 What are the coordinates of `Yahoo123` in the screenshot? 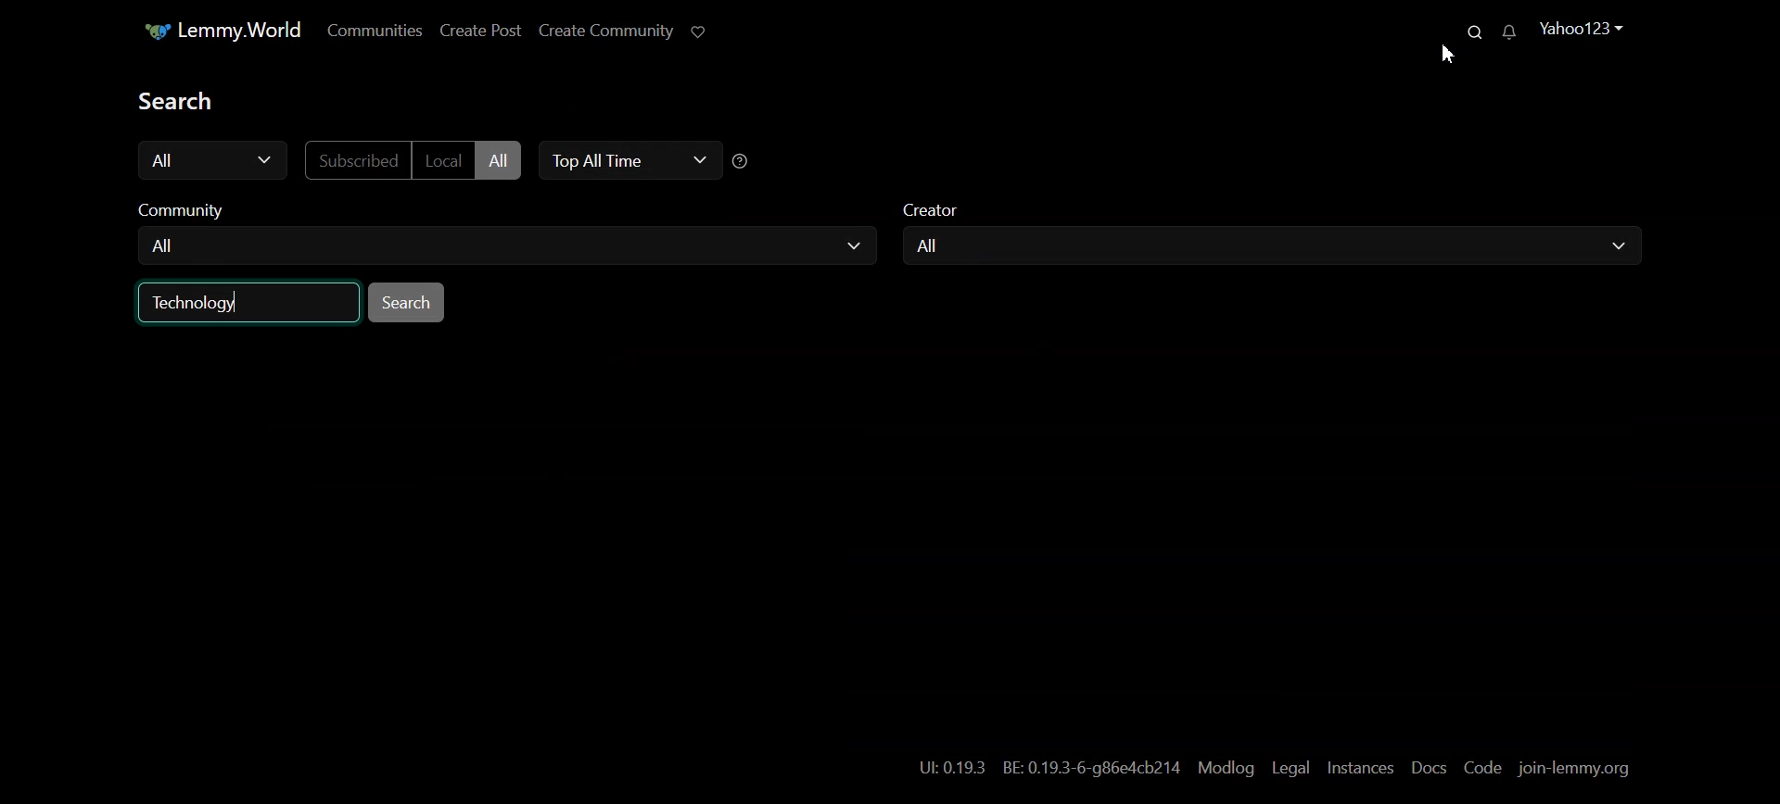 It's located at (1581, 28).